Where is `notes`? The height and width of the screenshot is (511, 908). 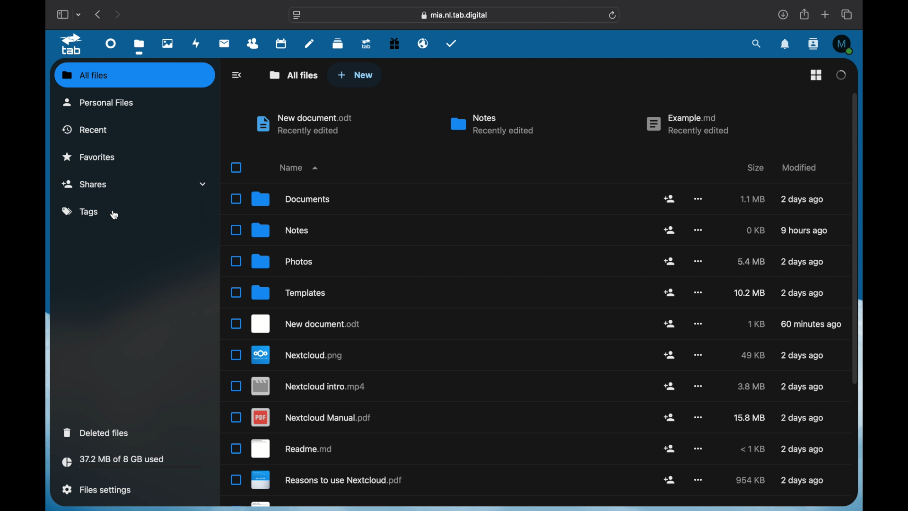 notes is located at coordinates (309, 44).